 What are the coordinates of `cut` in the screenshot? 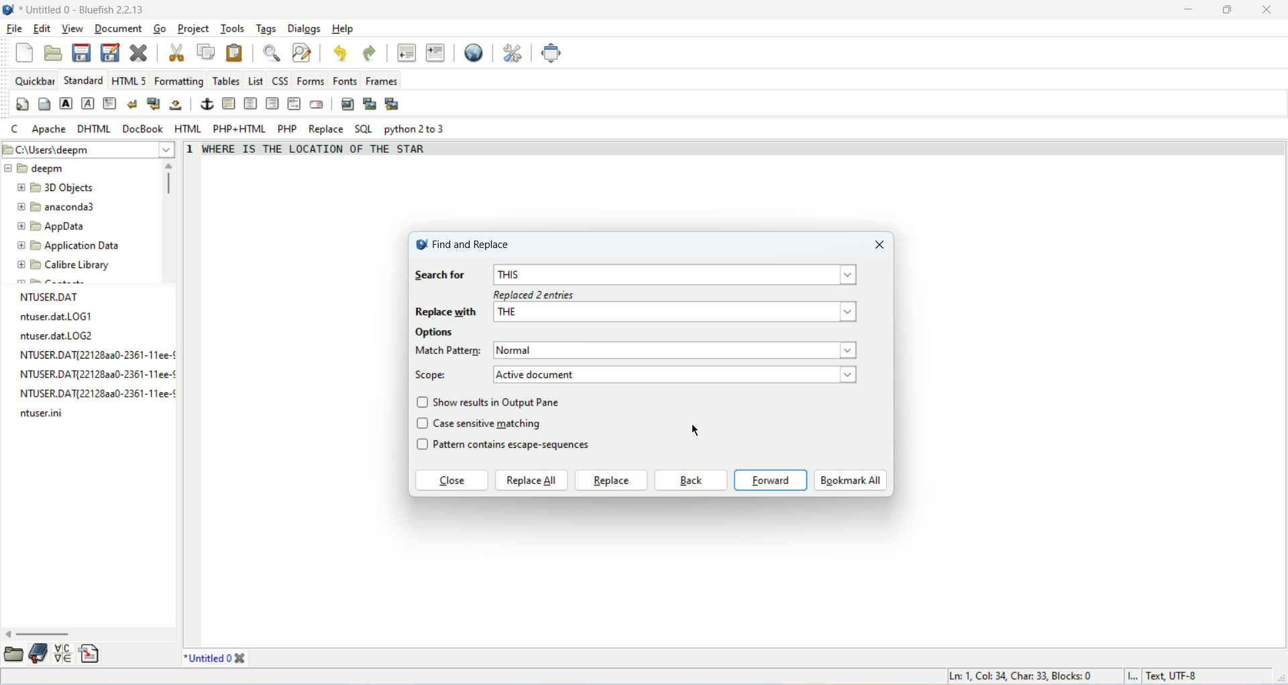 It's located at (178, 53).